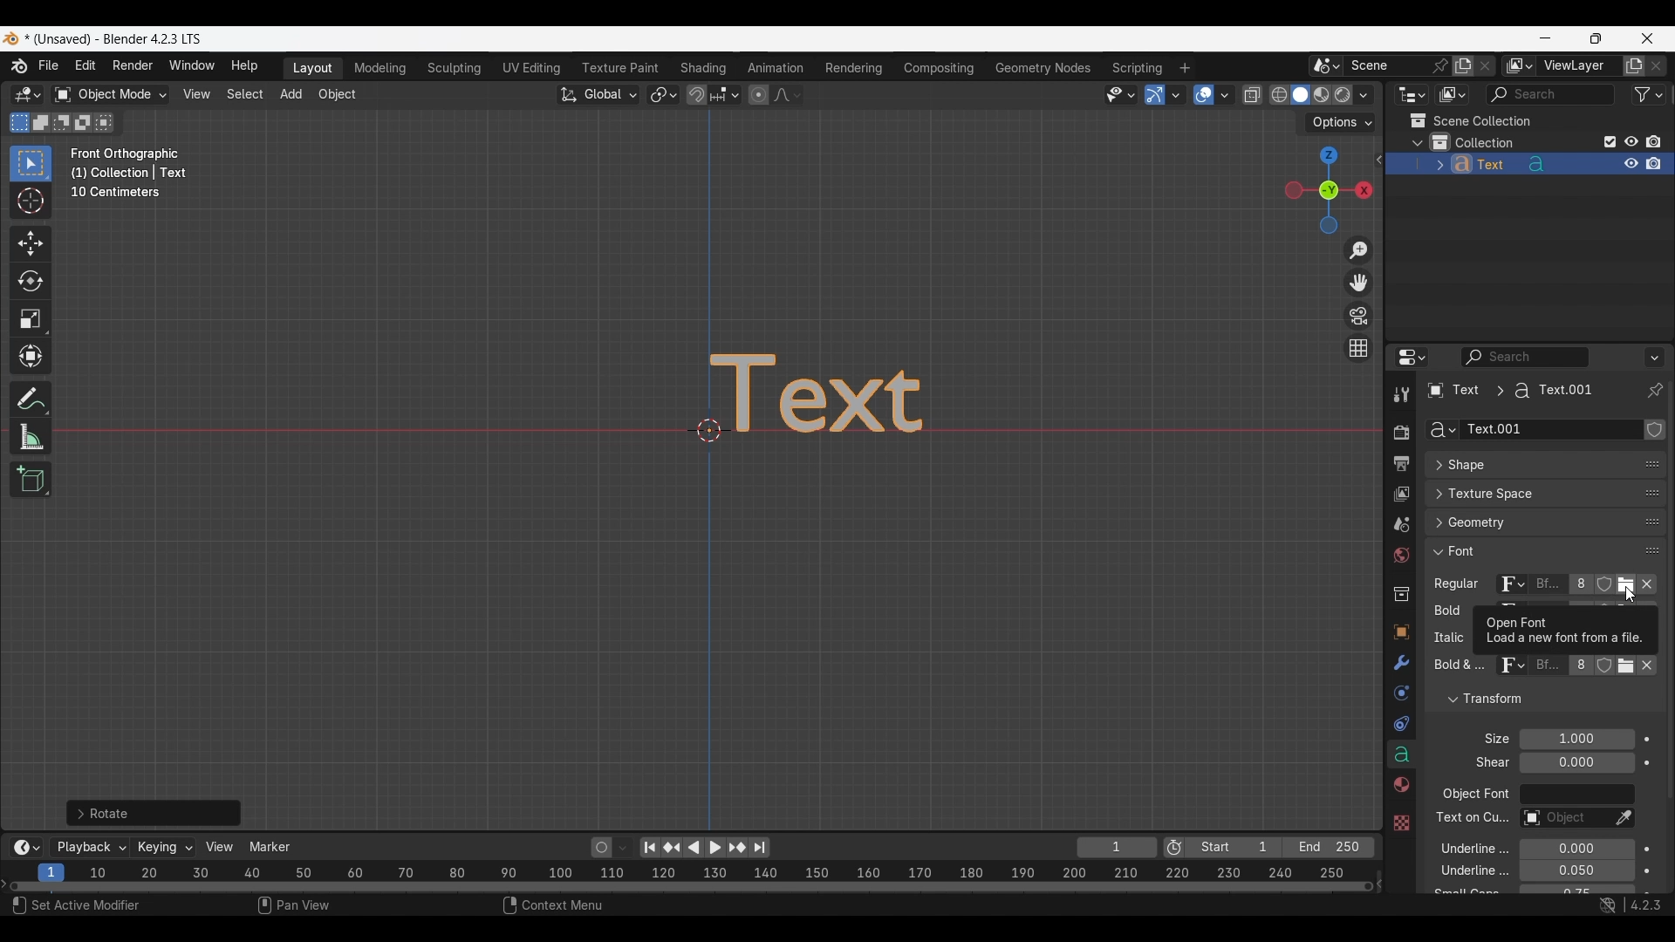  Describe the element at coordinates (1649, 94) in the screenshot. I see `Filter` at that location.